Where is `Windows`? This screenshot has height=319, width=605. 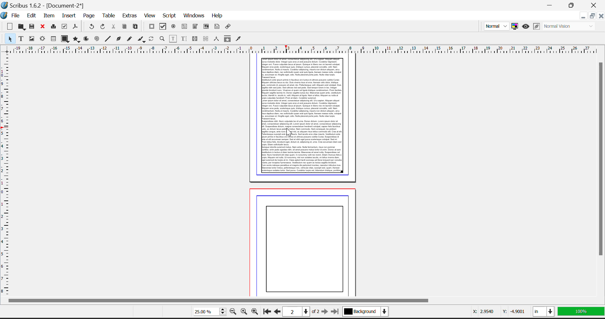
Windows is located at coordinates (193, 16).